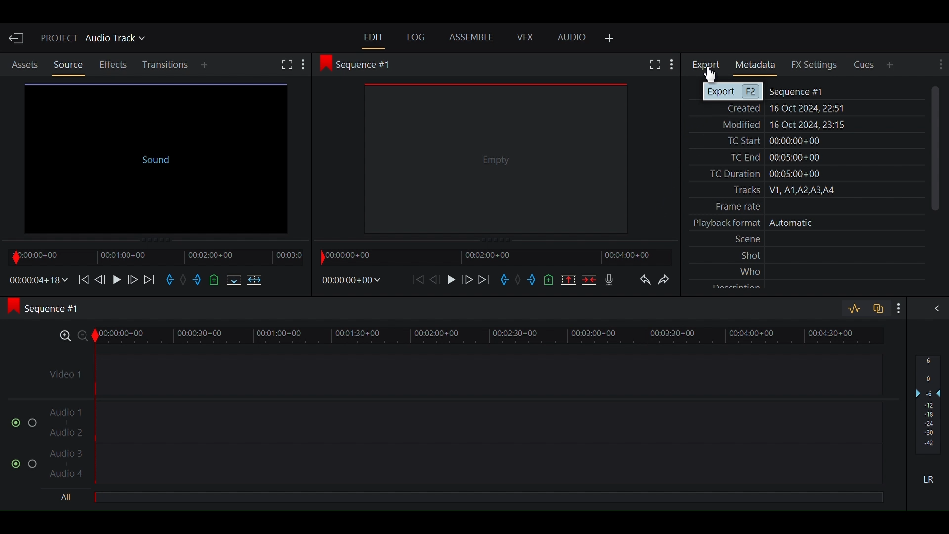 The image size is (949, 534). What do you see at coordinates (815, 64) in the screenshot?
I see `FX Settings` at bounding box center [815, 64].